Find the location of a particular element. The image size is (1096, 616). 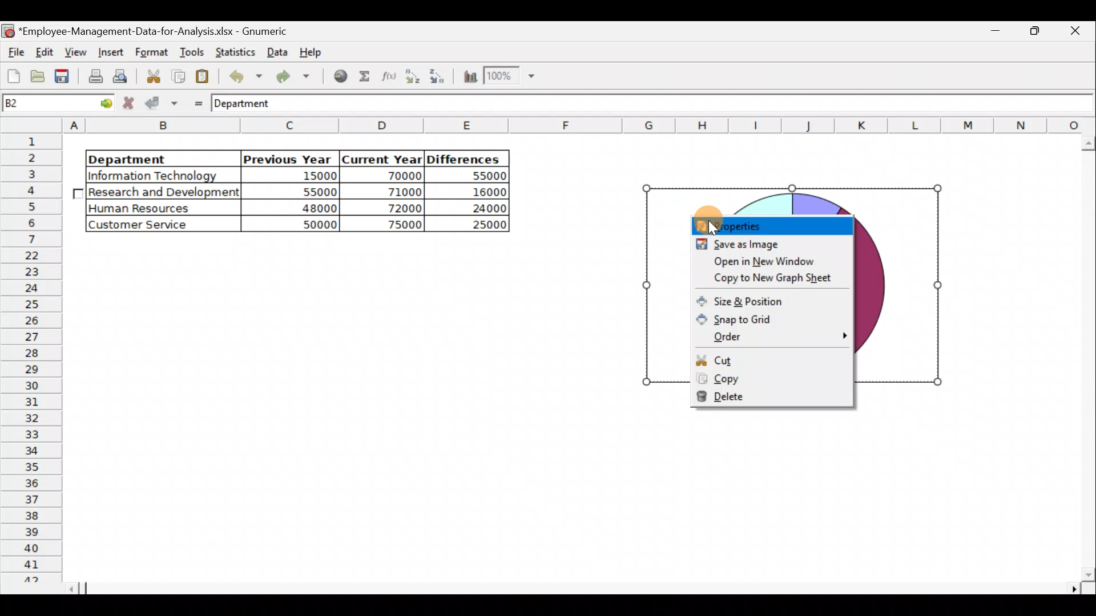

71000 is located at coordinates (395, 191).